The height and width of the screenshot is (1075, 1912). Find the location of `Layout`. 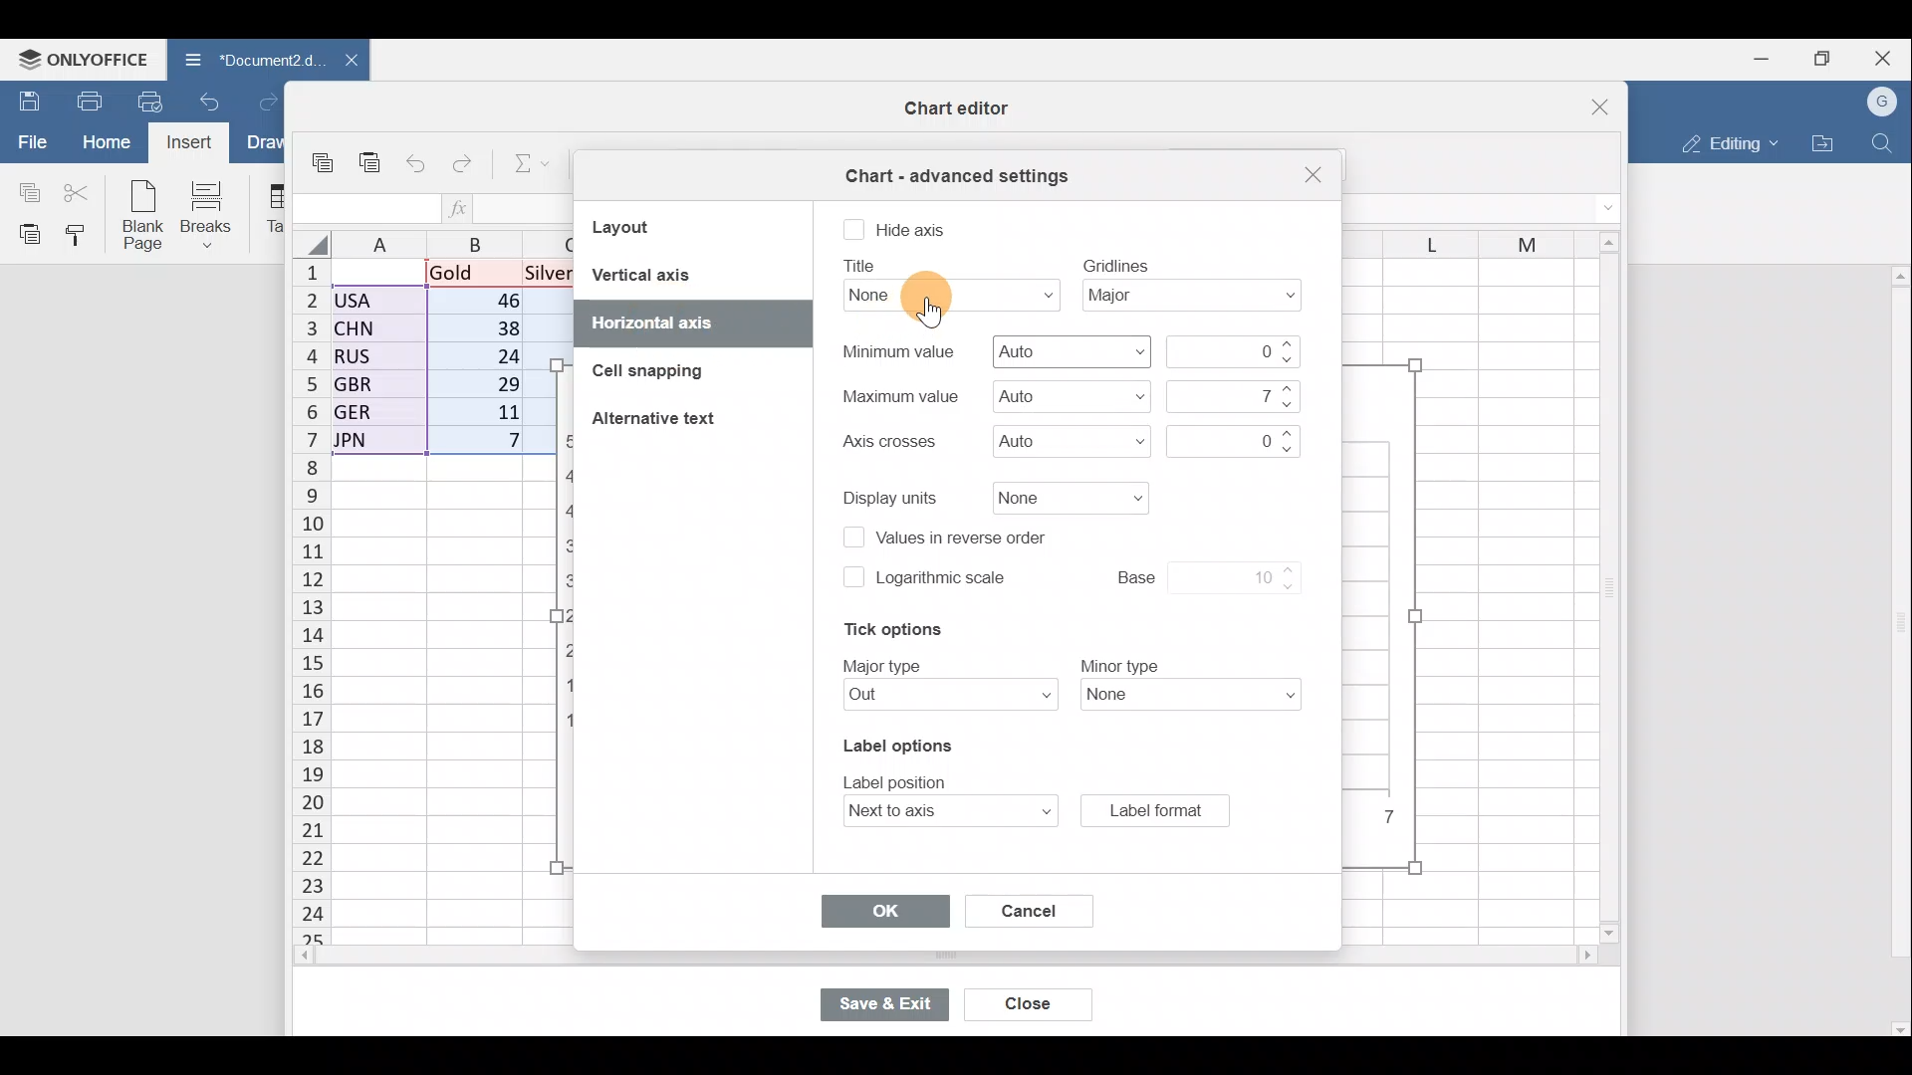

Layout is located at coordinates (650, 226).